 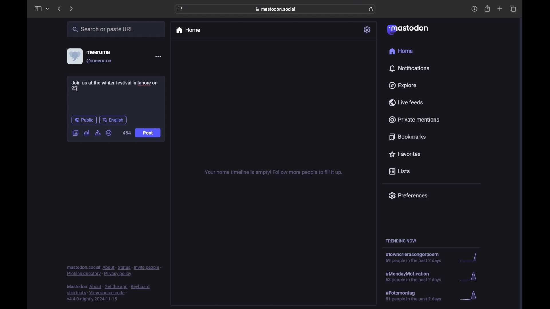 What do you see at coordinates (158, 56) in the screenshot?
I see `more options` at bounding box center [158, 56].